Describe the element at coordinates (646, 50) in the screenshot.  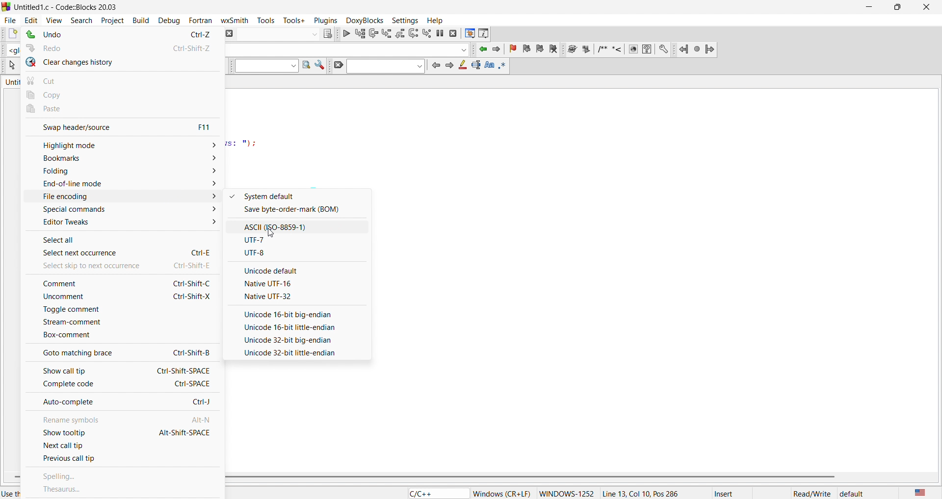
I see `help` at that location.